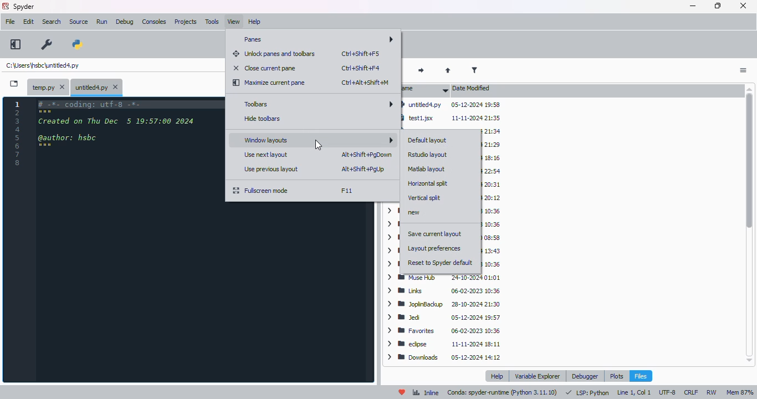 This screenshot has width=757, height=399. Describe the element at coordinates (154, 21) in the screenshot. I see `consoles` at that location.